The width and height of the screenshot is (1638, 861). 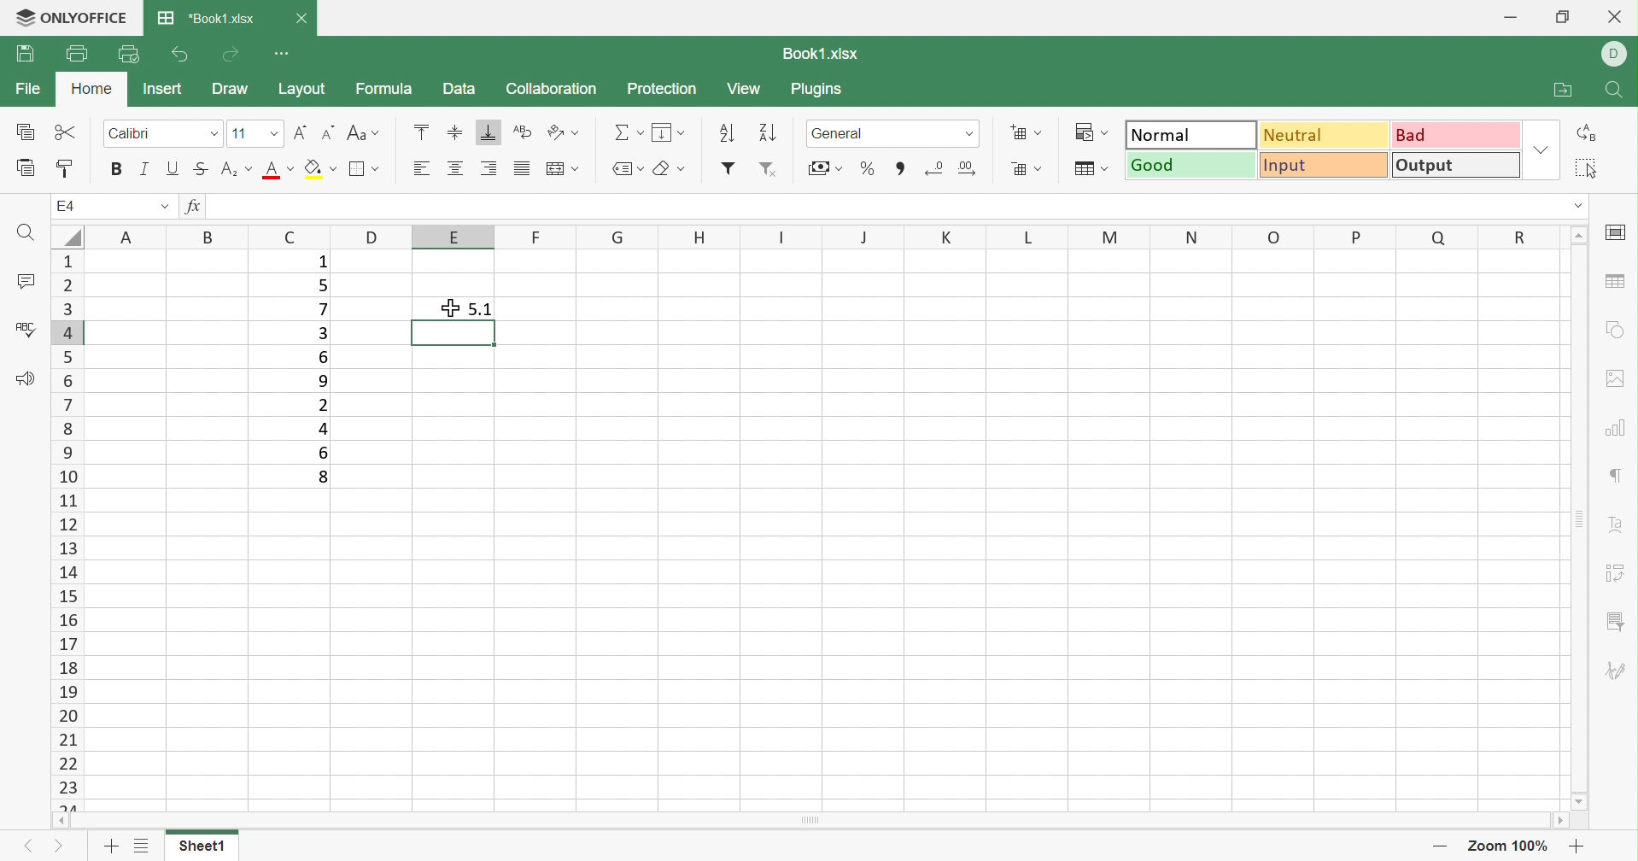 What do you see at coordinates (1192, 166) in the screenshot?
I see `Good` at bounding box center [1192, 166].